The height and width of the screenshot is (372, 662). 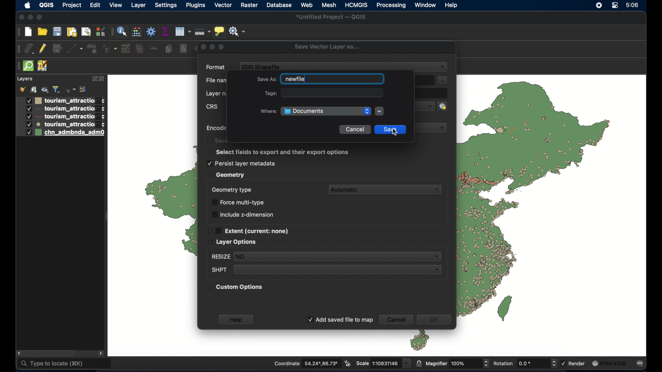 I want to click on save edits, so click(x=58, y=49).